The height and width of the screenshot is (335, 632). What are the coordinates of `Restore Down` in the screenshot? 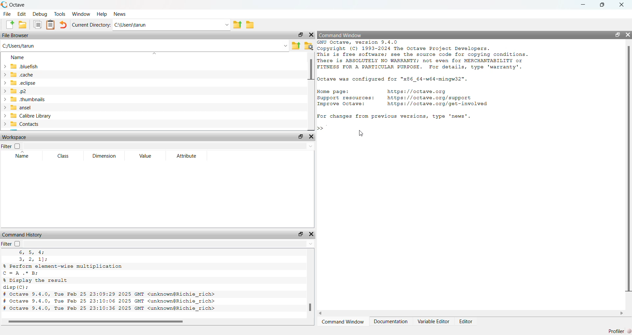 It's located at (603, 5).